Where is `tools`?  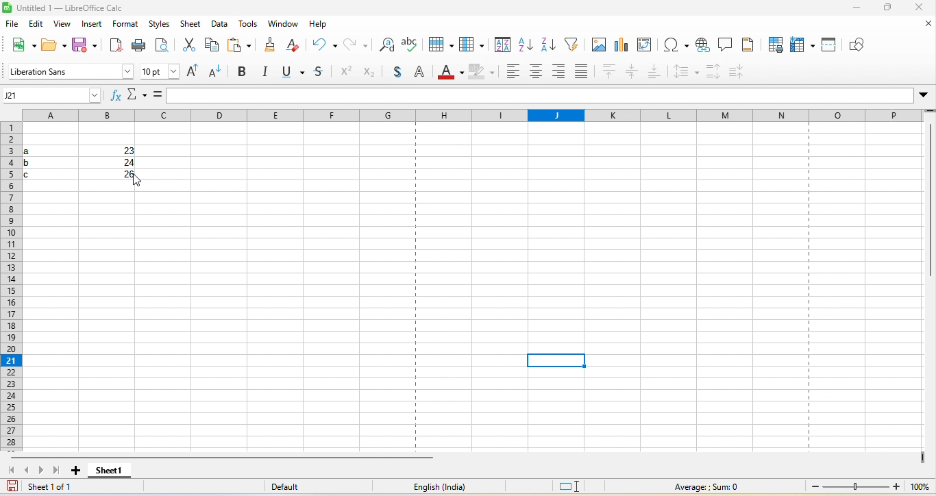 tools is located at coordinates (246, 25).